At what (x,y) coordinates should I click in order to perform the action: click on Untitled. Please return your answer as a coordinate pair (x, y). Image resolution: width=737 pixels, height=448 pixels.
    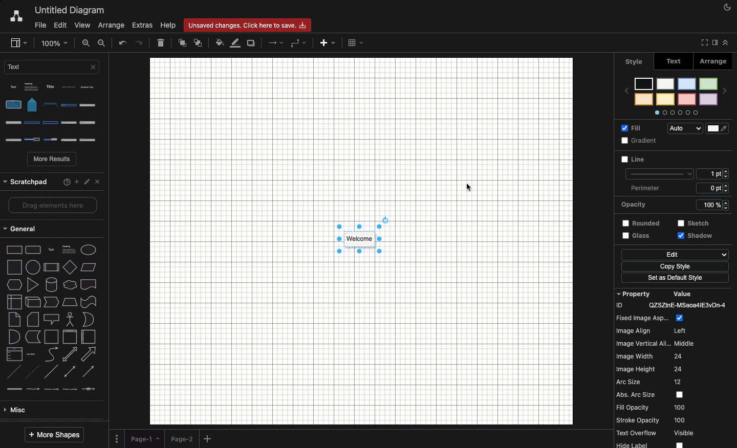
    Looking at the image, I should click on (70, 11).